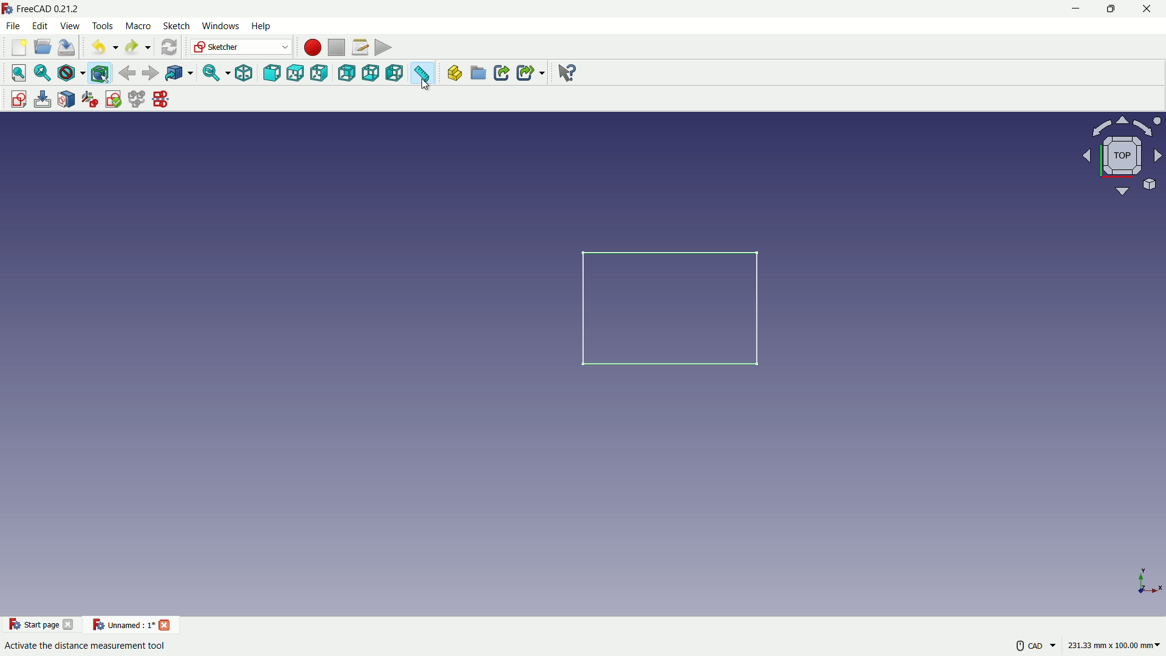 The image size is (1166, 656). What do you see at coordinates (33, 625) in the screenshot?
I see `start page` at bounding box center [33, 625].